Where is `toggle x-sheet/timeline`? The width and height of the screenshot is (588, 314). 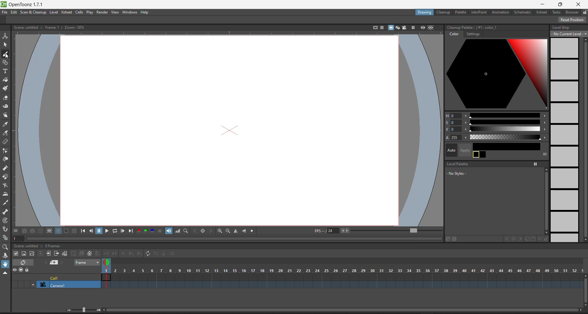
toggle x-sheet/timeline is located at coordinates (24, 262).